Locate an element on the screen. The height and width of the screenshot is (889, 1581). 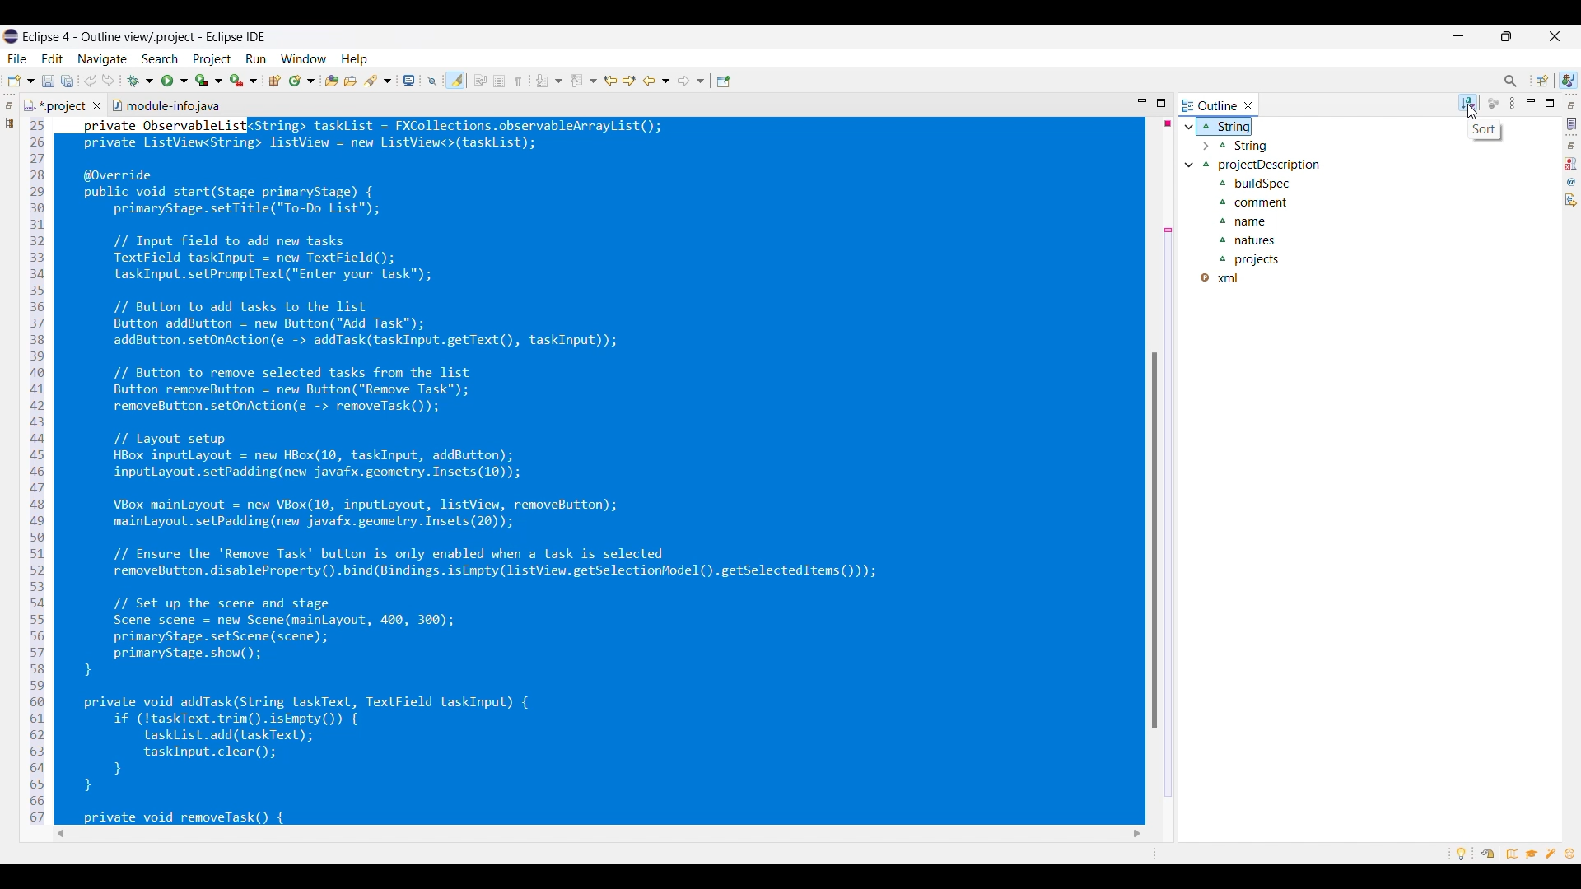
Current tab highlighted is located at coordinates (55, 105).